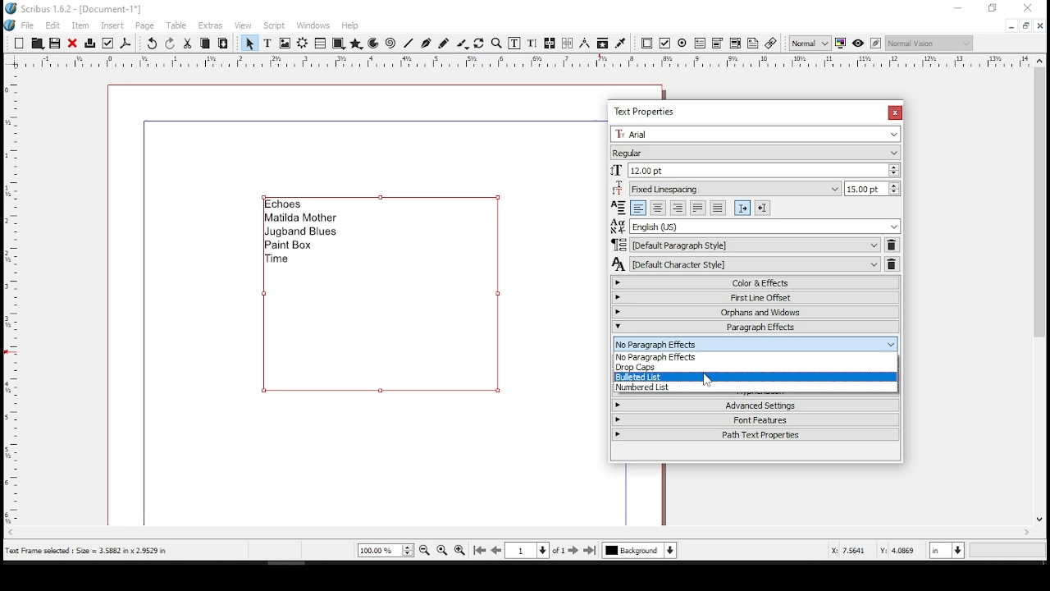 Image resolution: width=1050 pixels, height=591 pixels. I want to click on help, so click(349, 25).